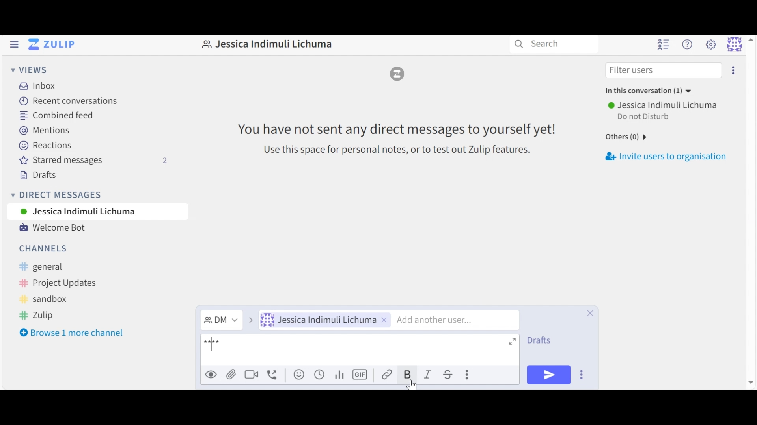 This screenshot has width=757, height=425. I want to click on Upload files, so click(231, 374).